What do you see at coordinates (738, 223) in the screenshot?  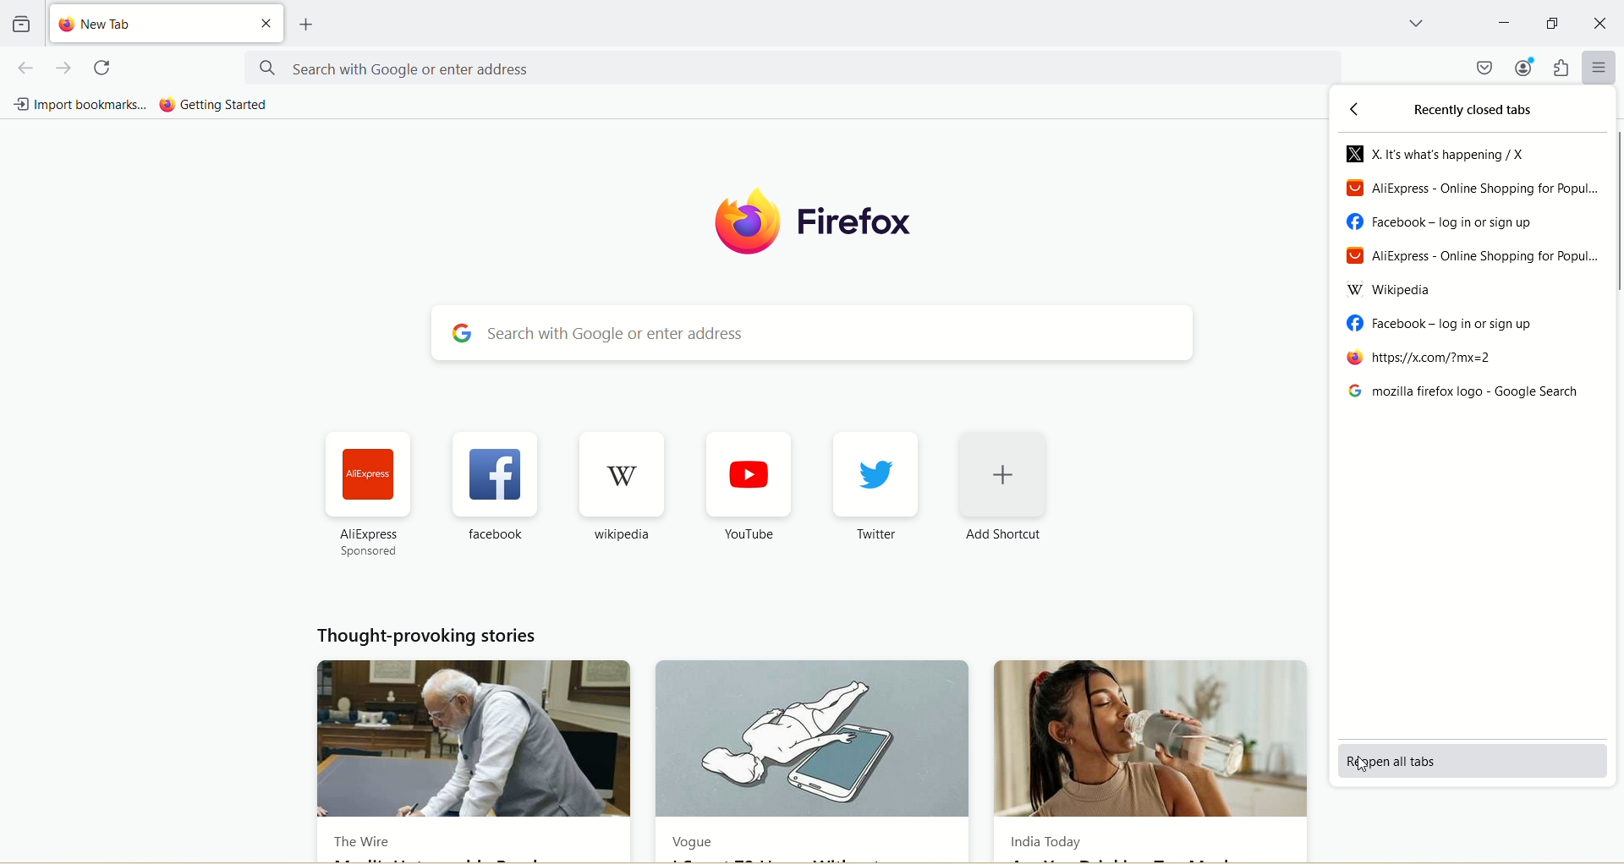 I see `logo` at bounding box center [738, 223].